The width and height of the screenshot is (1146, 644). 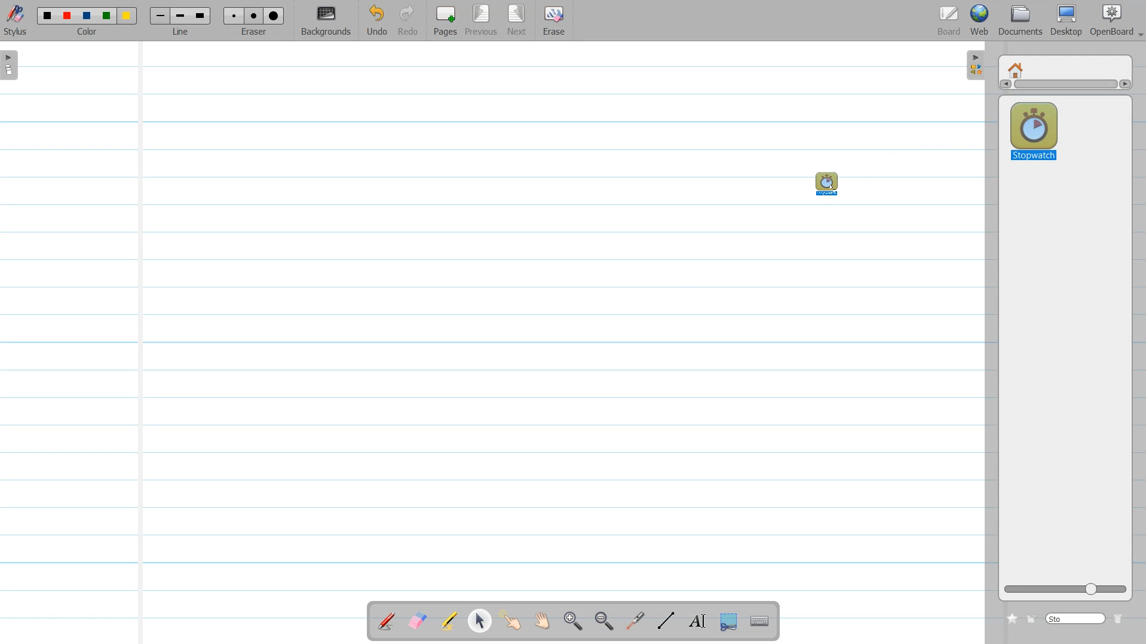 What do you see at coordinates (449, 621) in the screenshot?
I see `Highlight` at bounding box center [449, 621].